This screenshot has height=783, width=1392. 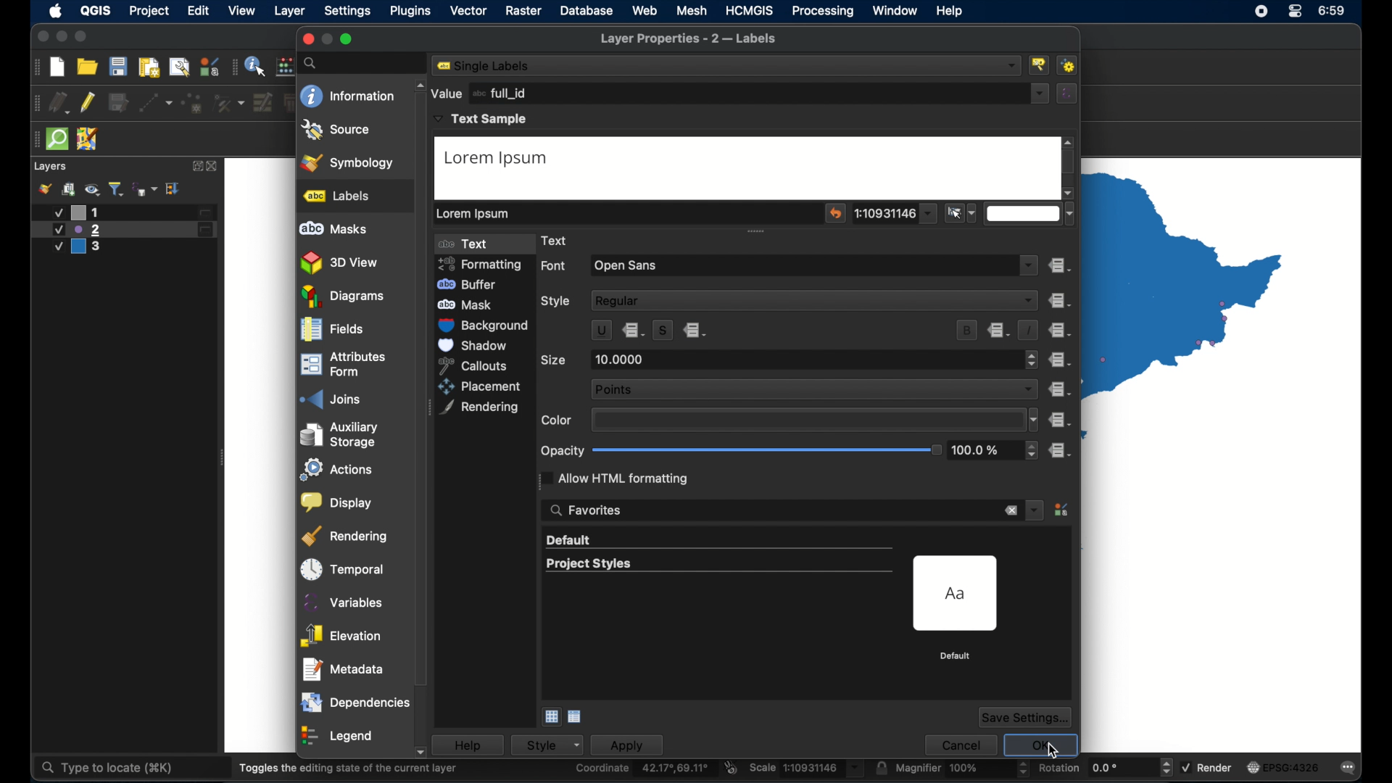 I want to click on full_id, so click(x=502, y=93).